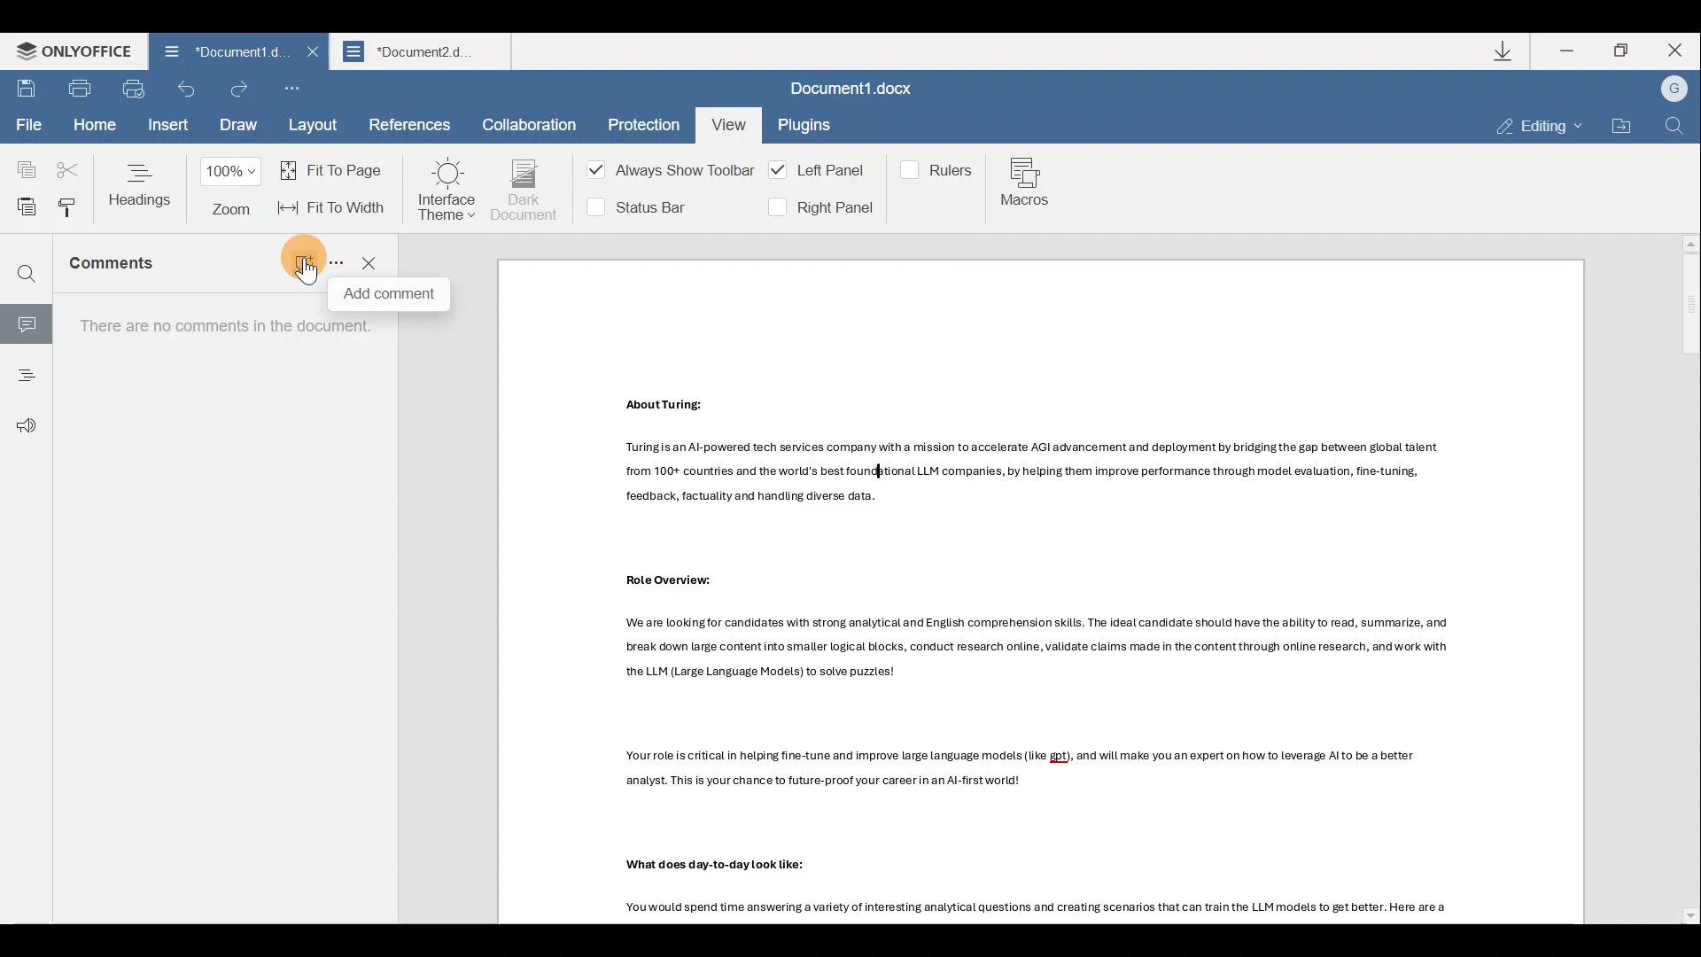 This screenshot has width=1701, height=957. What do you see at coordinates (664, 174) in the screenshot?
I see `Always show toolbar` at bounding box center [664, 174].